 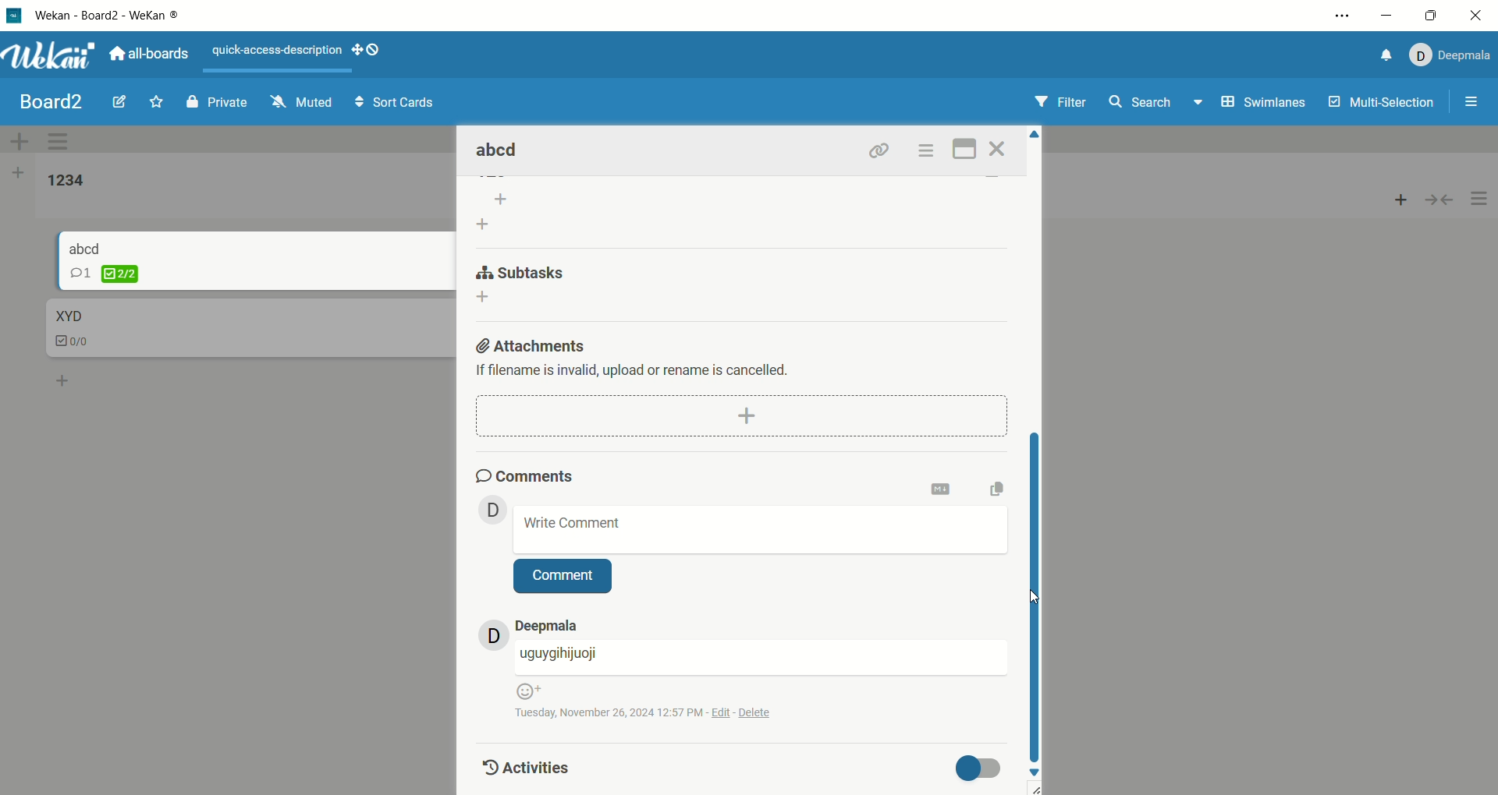 What do you see at coordinates (1000, 149) in the screenshot?
I see `close` at bounding box center [1000, 149].